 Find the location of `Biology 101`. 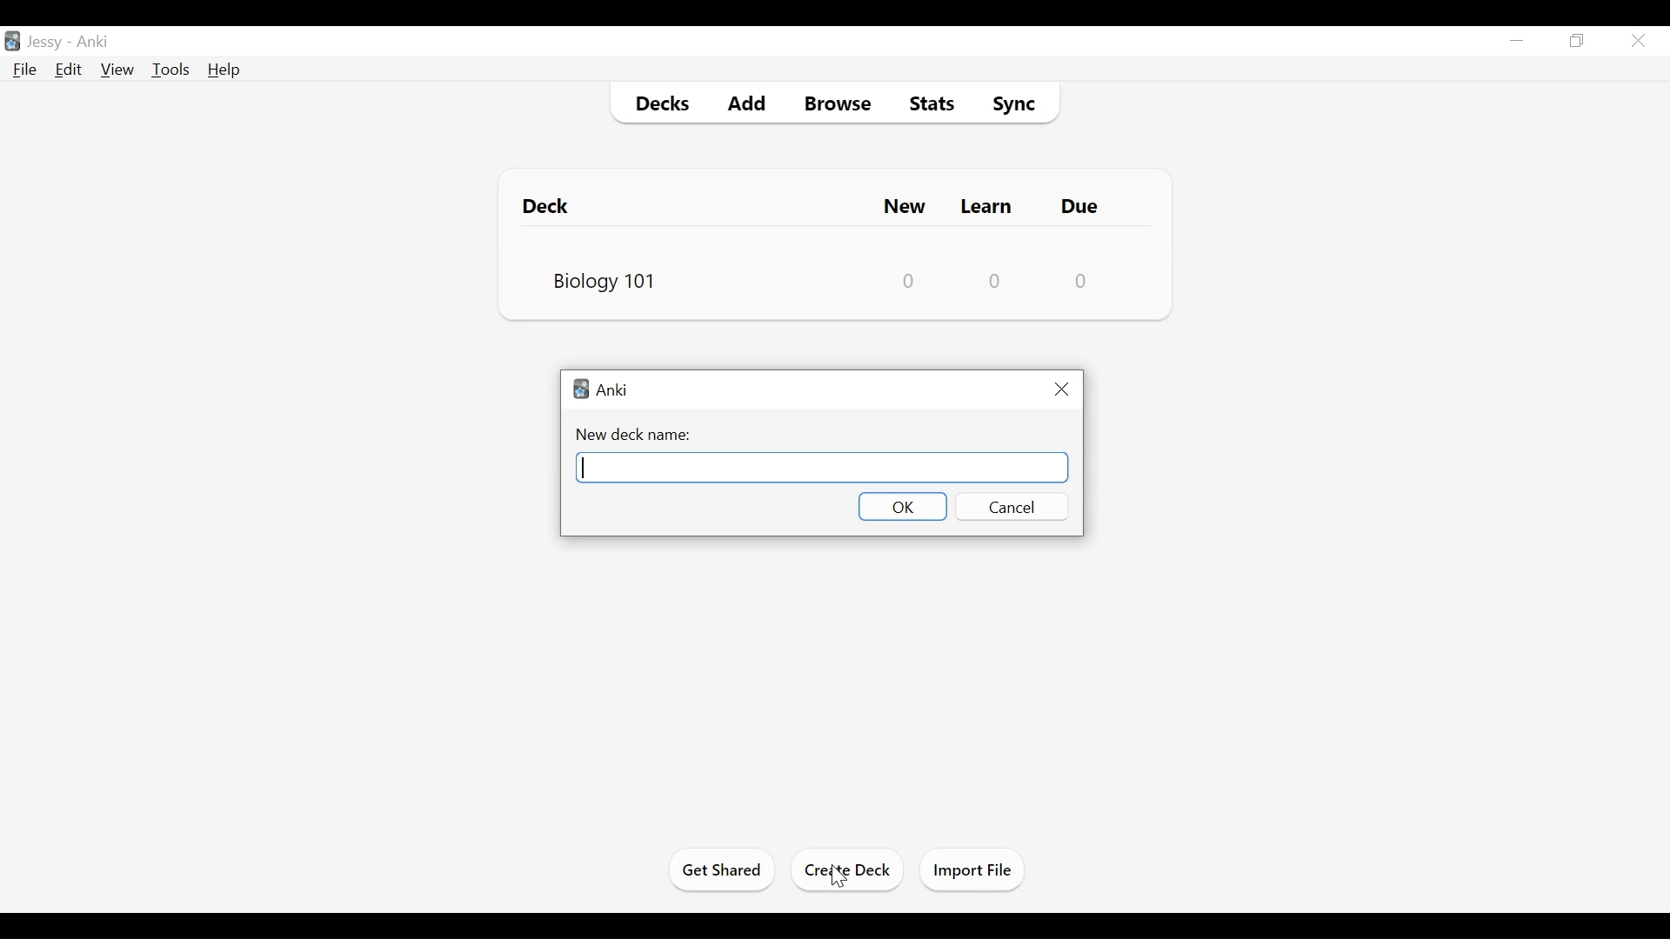

Biology 101 is located at coordinates (603, 279).